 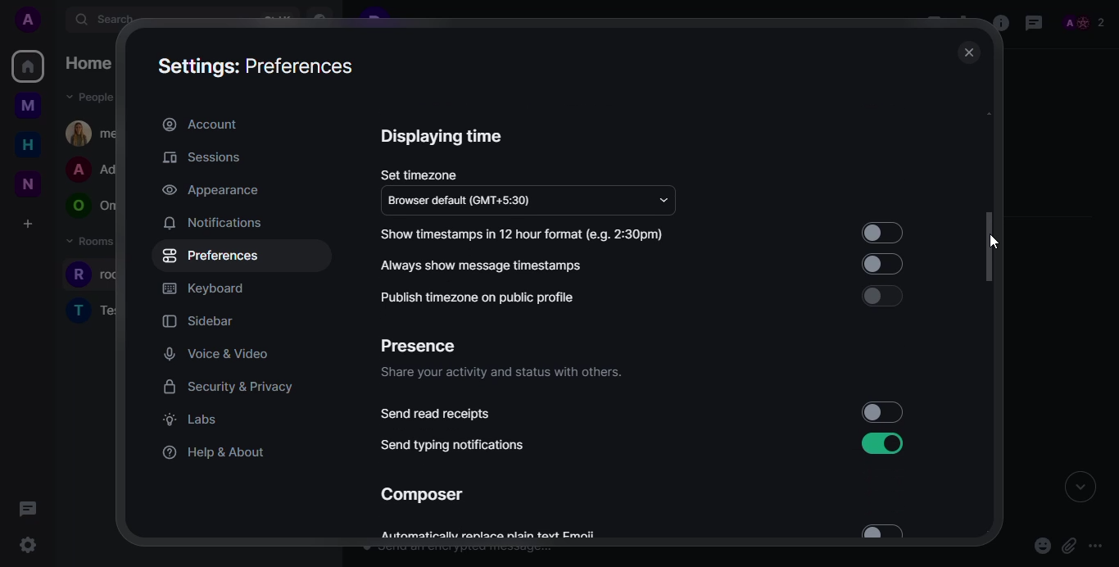 I want to click on threads, so click(x=1034, y=22).